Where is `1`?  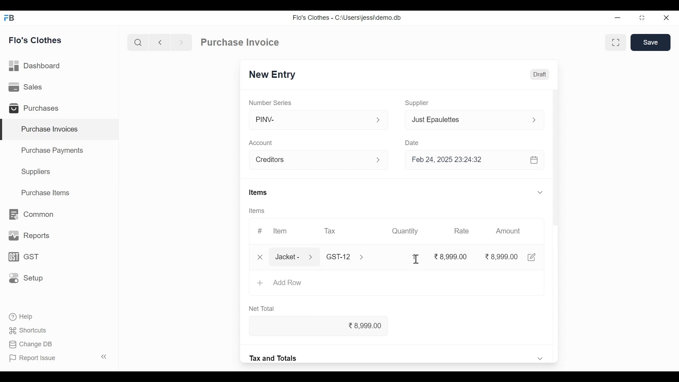 1 is located at coordinates (413, 257).